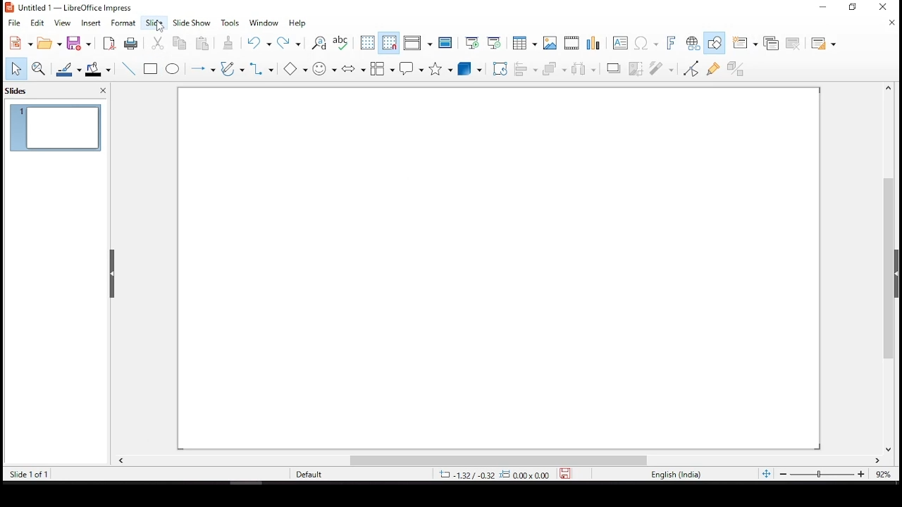 The height and width of the screenshot is (507, 902). What do you see at coordinates (157, 43) in the screenshot?
I see `cut` at bounding box center [157, 43].